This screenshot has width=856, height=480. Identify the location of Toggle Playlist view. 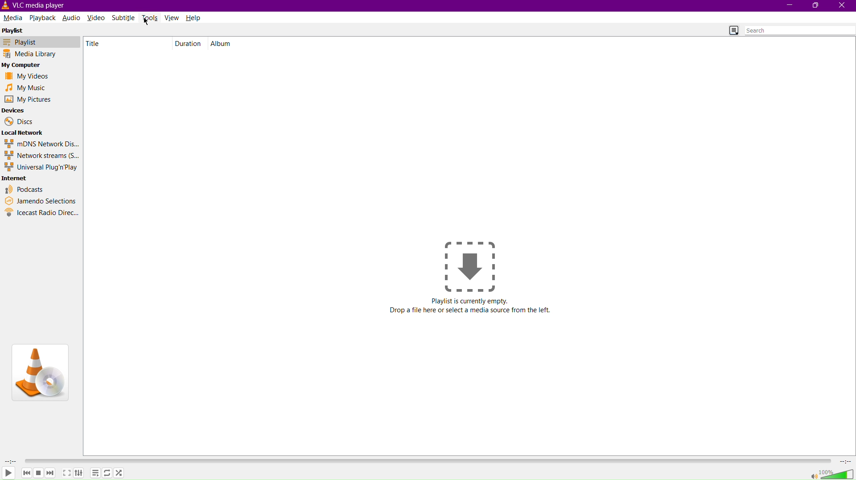
(732, 30).